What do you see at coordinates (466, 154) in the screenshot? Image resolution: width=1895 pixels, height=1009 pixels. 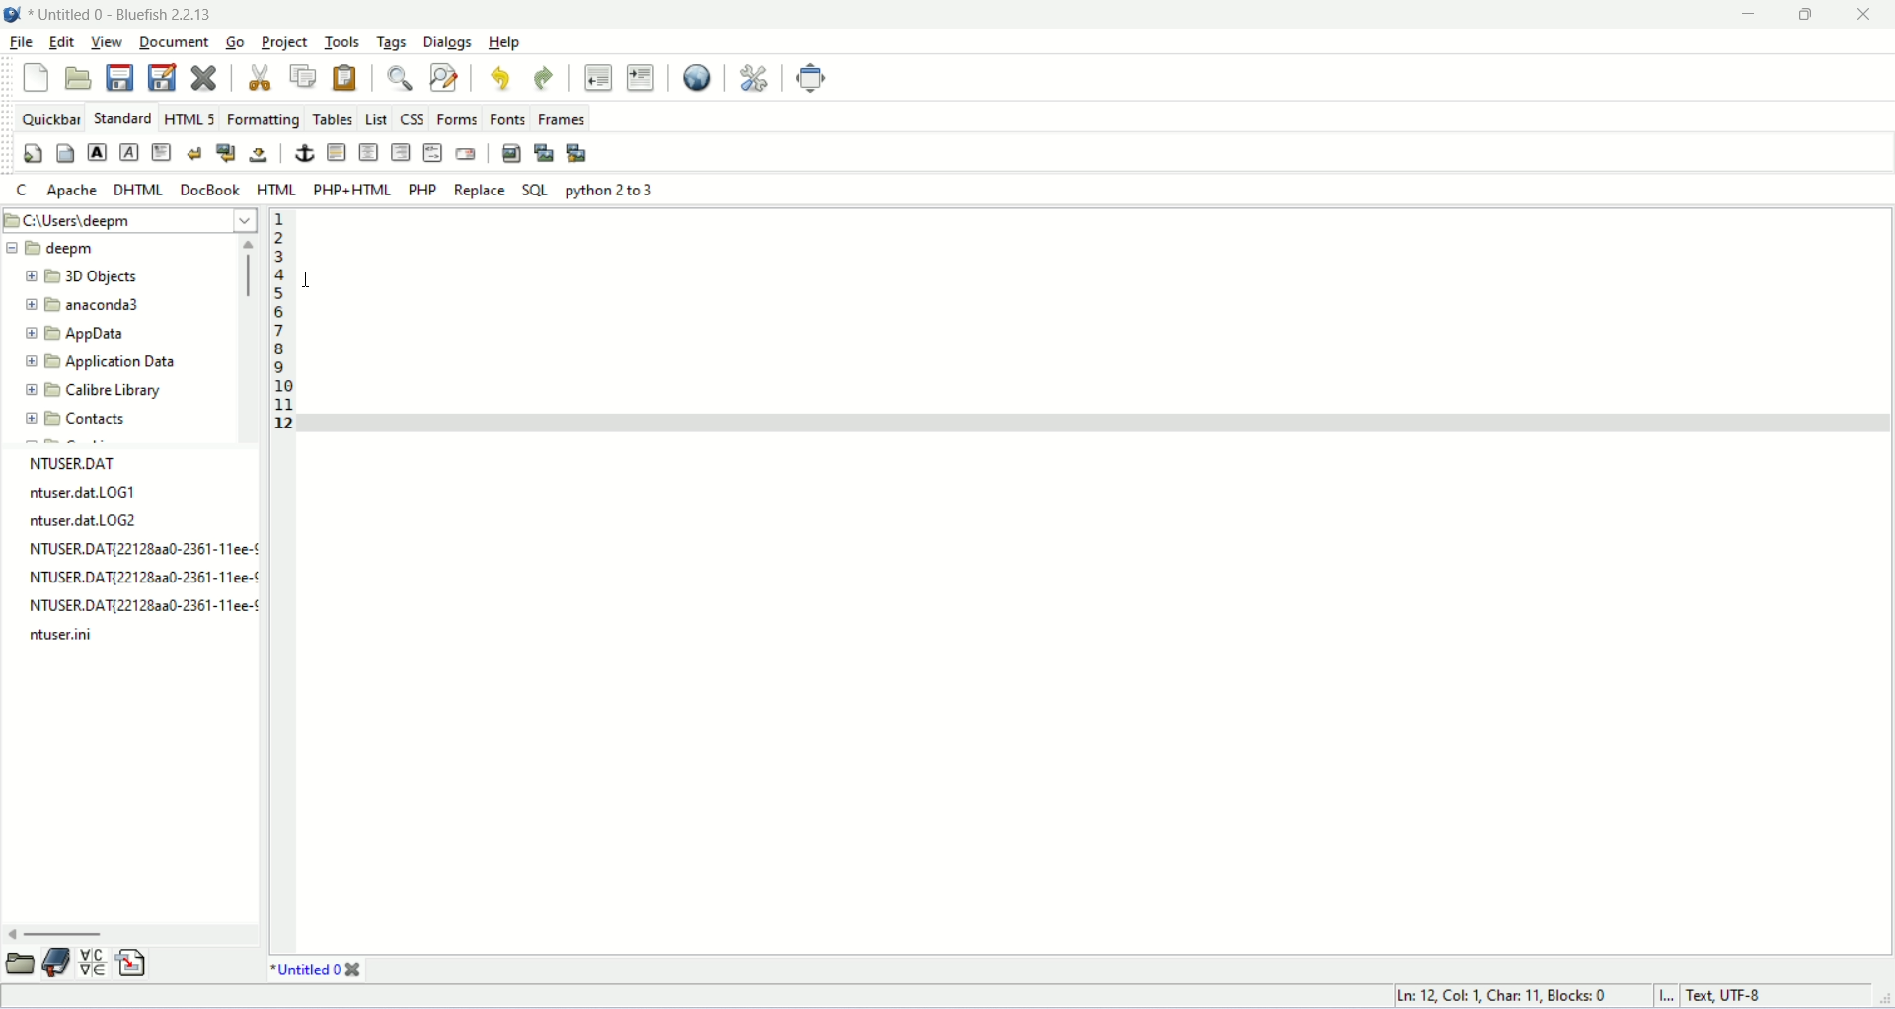 I see `email` at bounding box center [466, 154].